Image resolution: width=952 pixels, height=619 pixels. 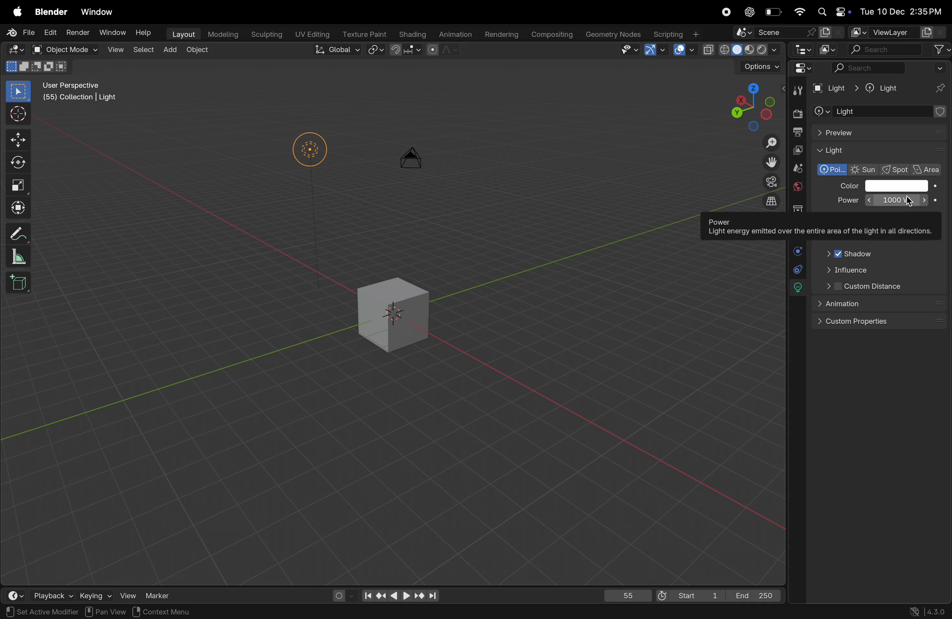 I want to click on editor type, so click(x=802, y=50).